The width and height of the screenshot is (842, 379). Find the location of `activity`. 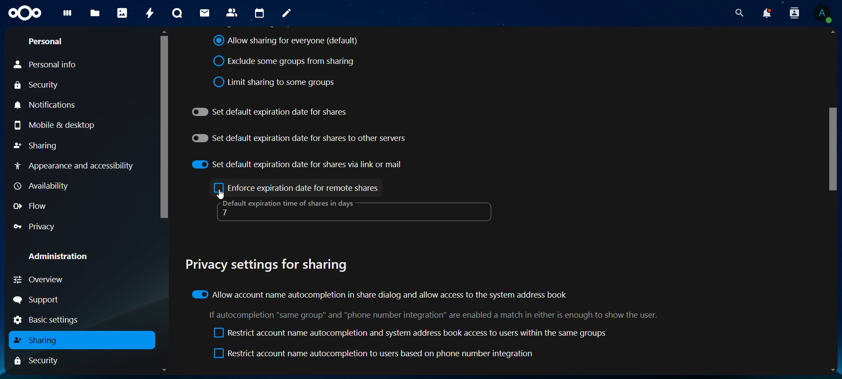

activity is located at coordinates (147, 12).